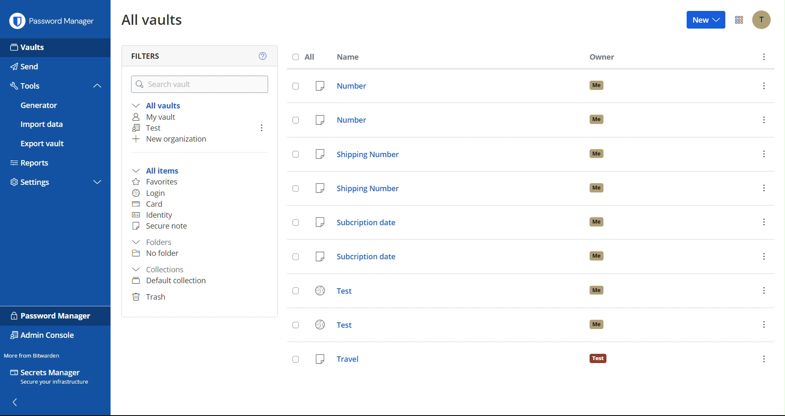  Describe the element at coordinates (202, 85) in the screenshot. I see `Search vault` at that location.